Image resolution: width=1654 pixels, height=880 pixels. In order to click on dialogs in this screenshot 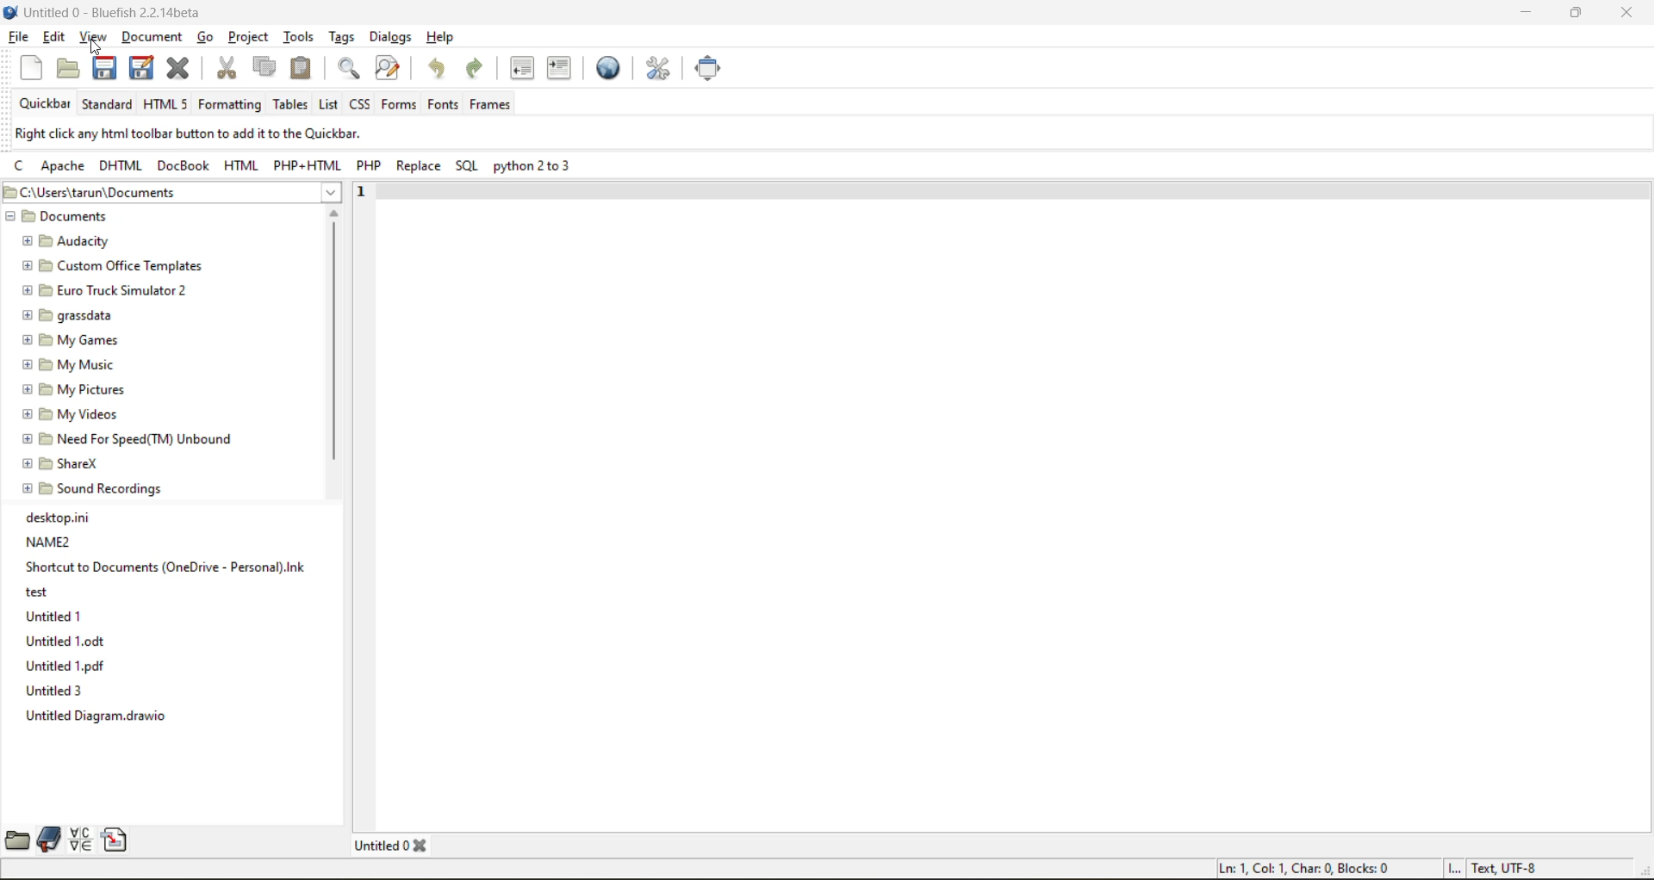, I will do `click(388, 36)`.